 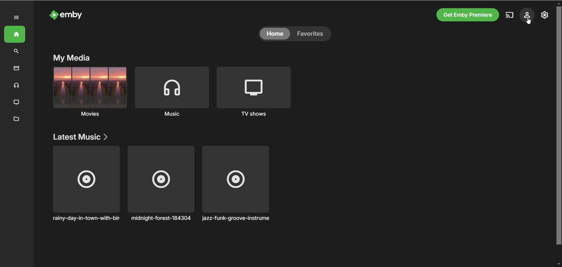 I want to click on Movies, so click(x=90, y=116).